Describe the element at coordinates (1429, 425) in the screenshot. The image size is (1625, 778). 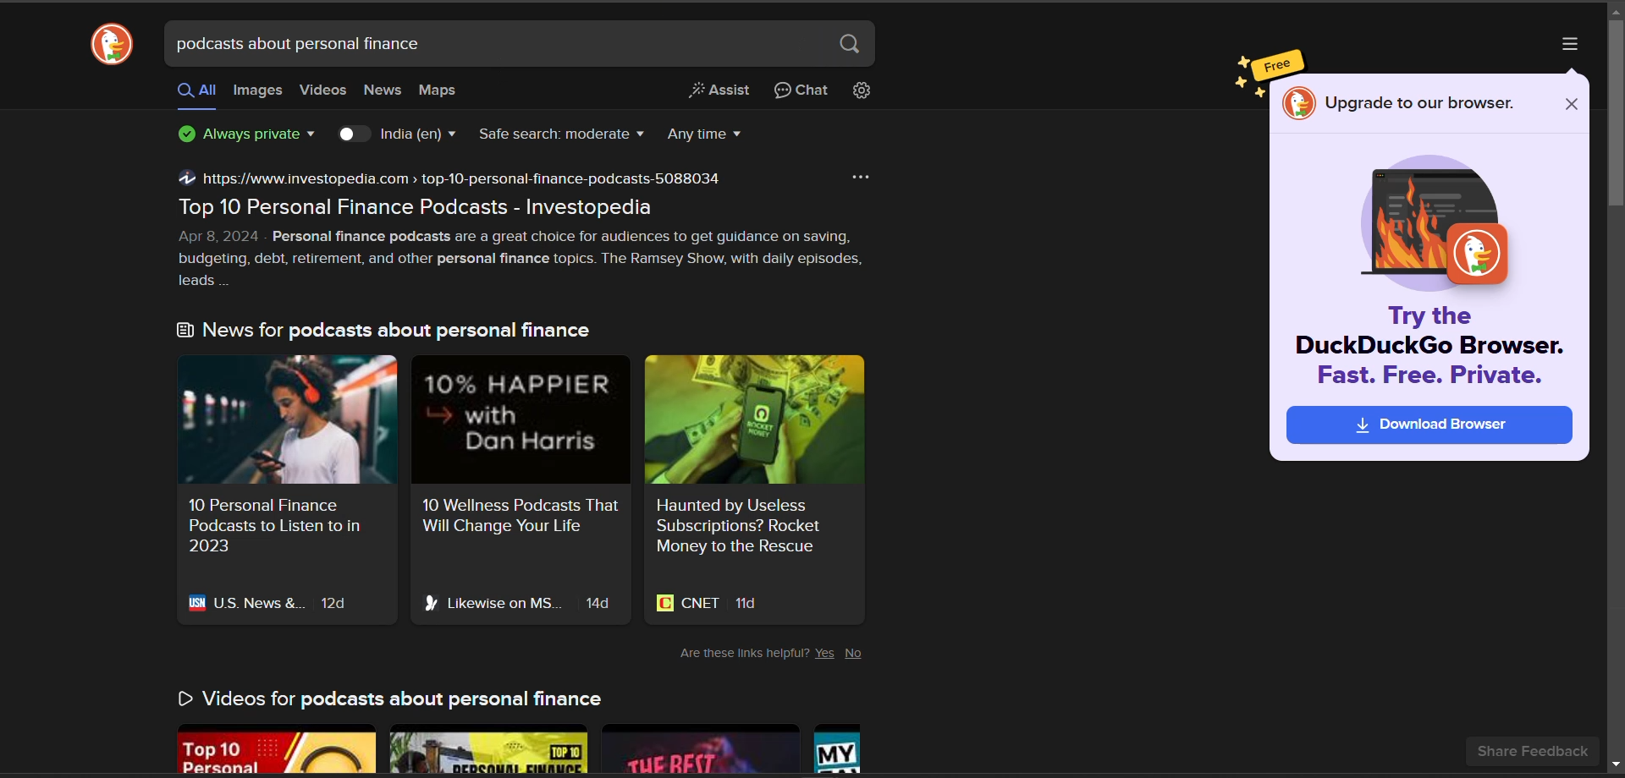
I see `Download Browser` at that location.